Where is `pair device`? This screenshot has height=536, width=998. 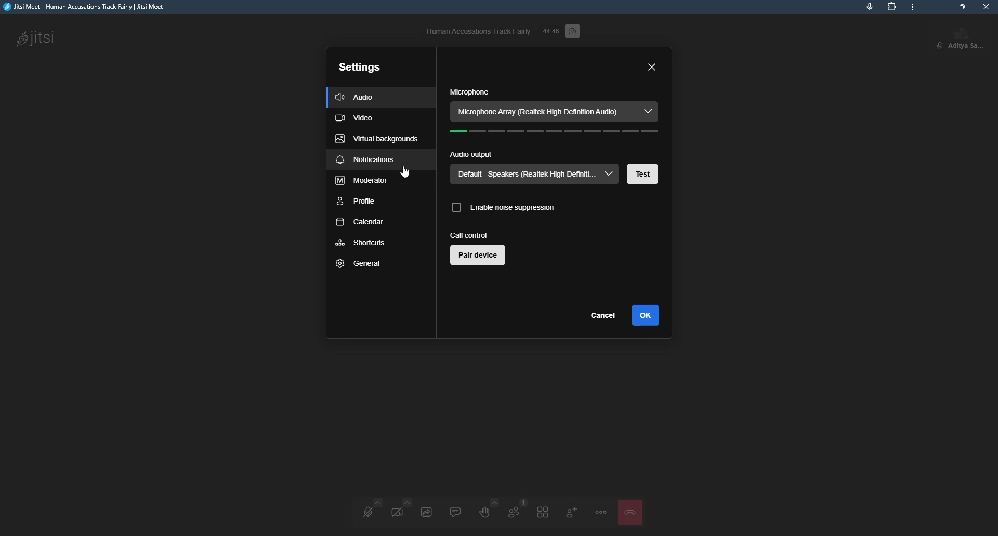 pair device is located at coordinates (478, 257).